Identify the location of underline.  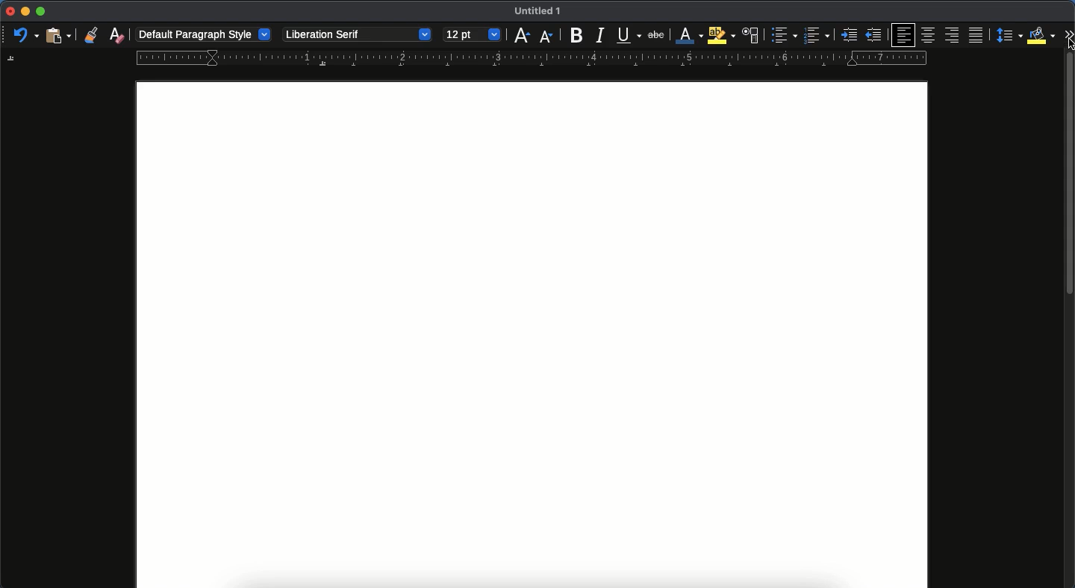
(629, 37).